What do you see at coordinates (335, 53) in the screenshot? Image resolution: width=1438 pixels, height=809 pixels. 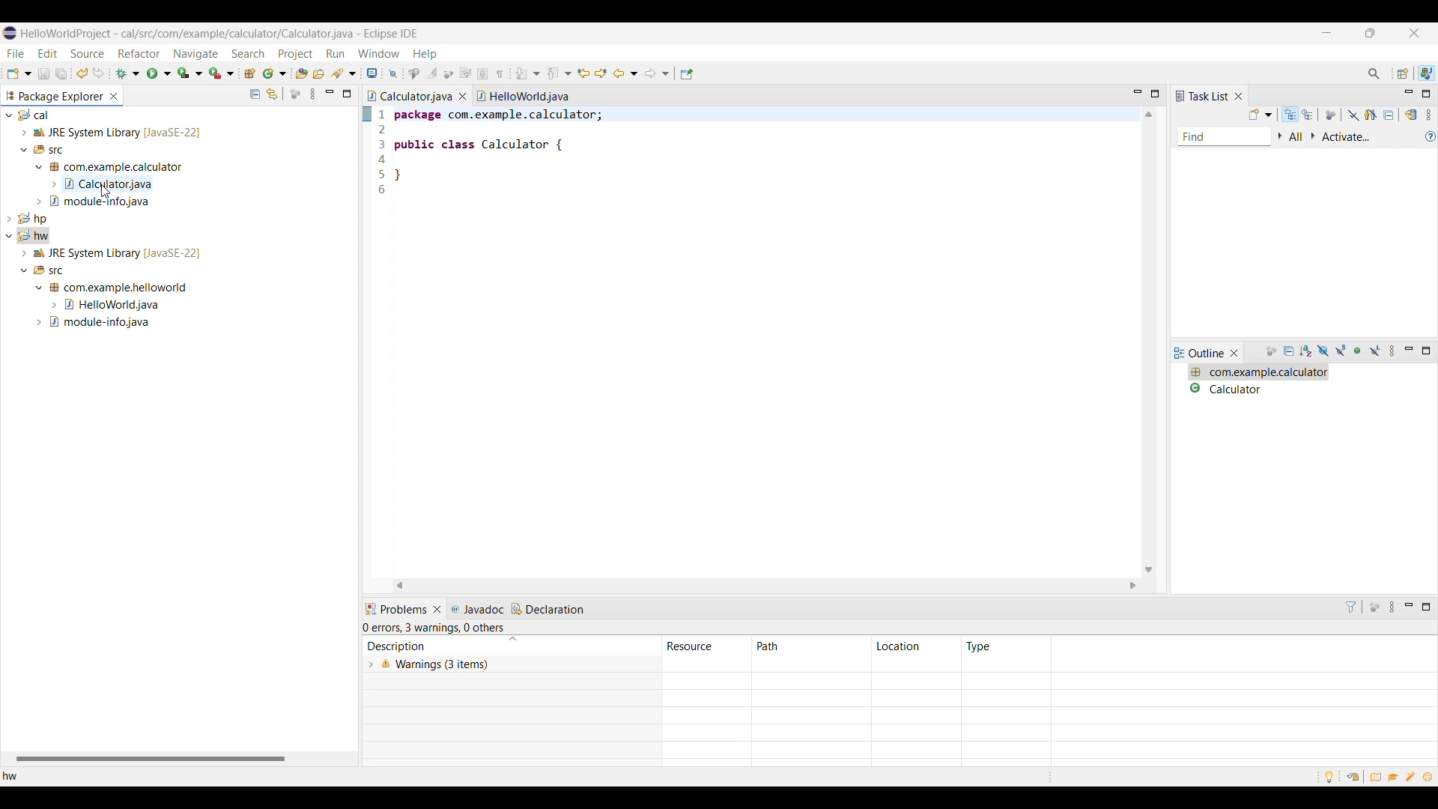 I see `Run` at bounding box center [335, 53].